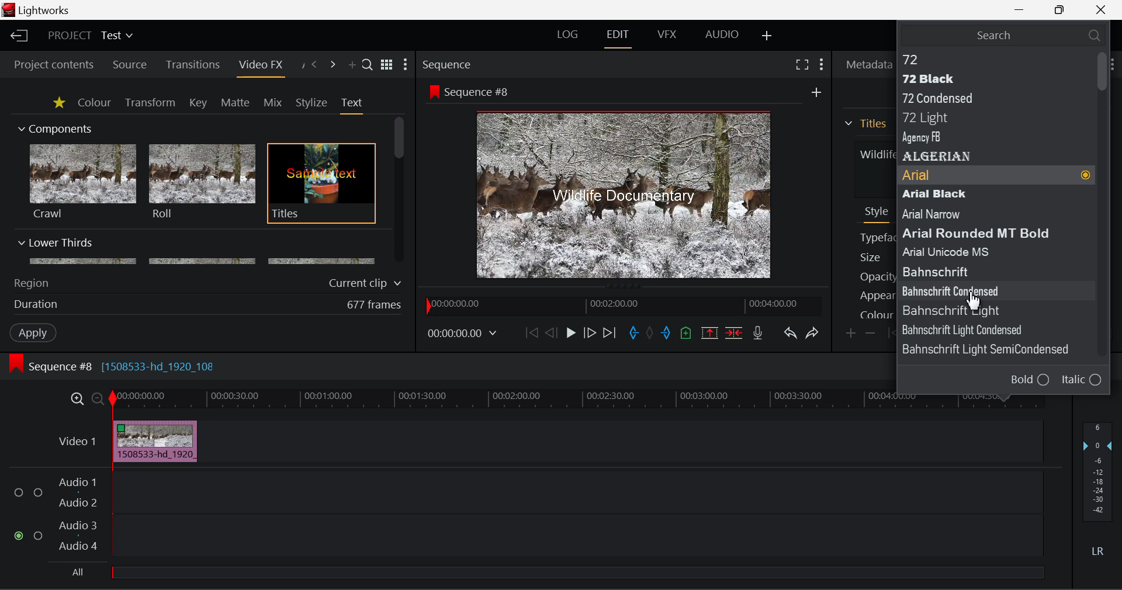 Image resolution: width=1122 pixels, height=590 pixels. What do you see at coordinates (996, 176) in the screenshot?
I see `Arial` at bounding box center [996, 176].